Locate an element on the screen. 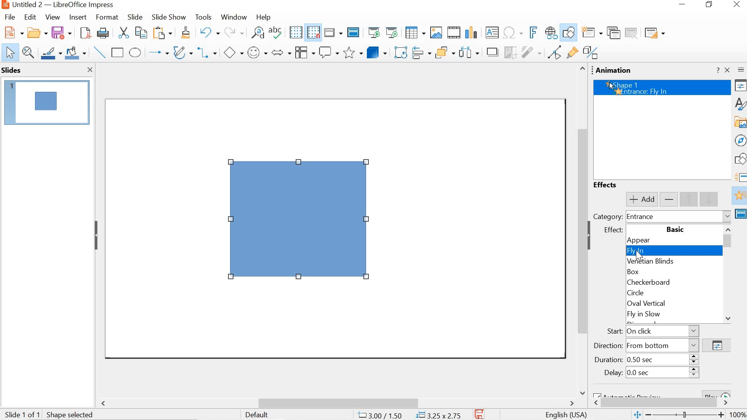 This screenshot has width=747, height=420. category is located at coordinates (607, 217).